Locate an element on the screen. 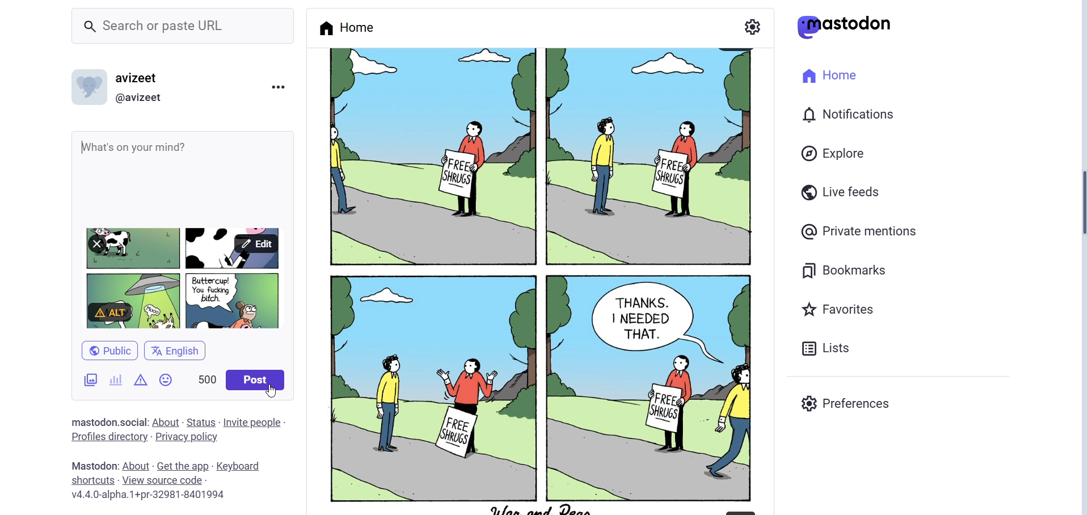 The width and height of the screenshot is (1088, 515). @ Username is located at coordinates (144, 98).